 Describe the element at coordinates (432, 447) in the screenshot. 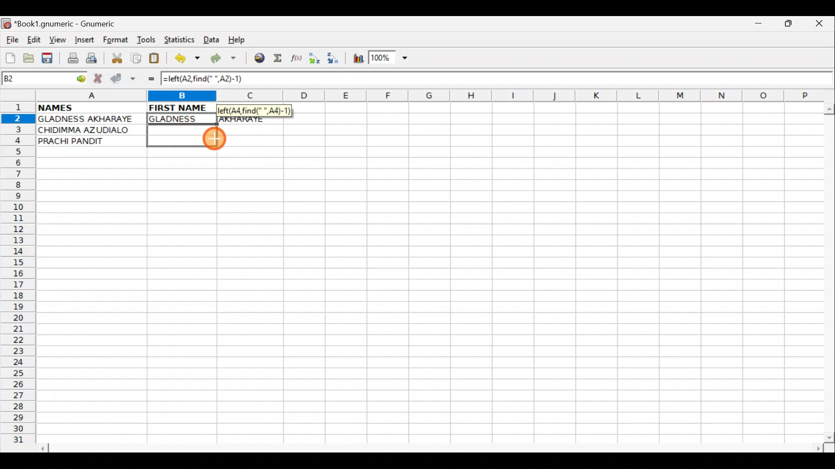

I see `Scroll bar` at that location.